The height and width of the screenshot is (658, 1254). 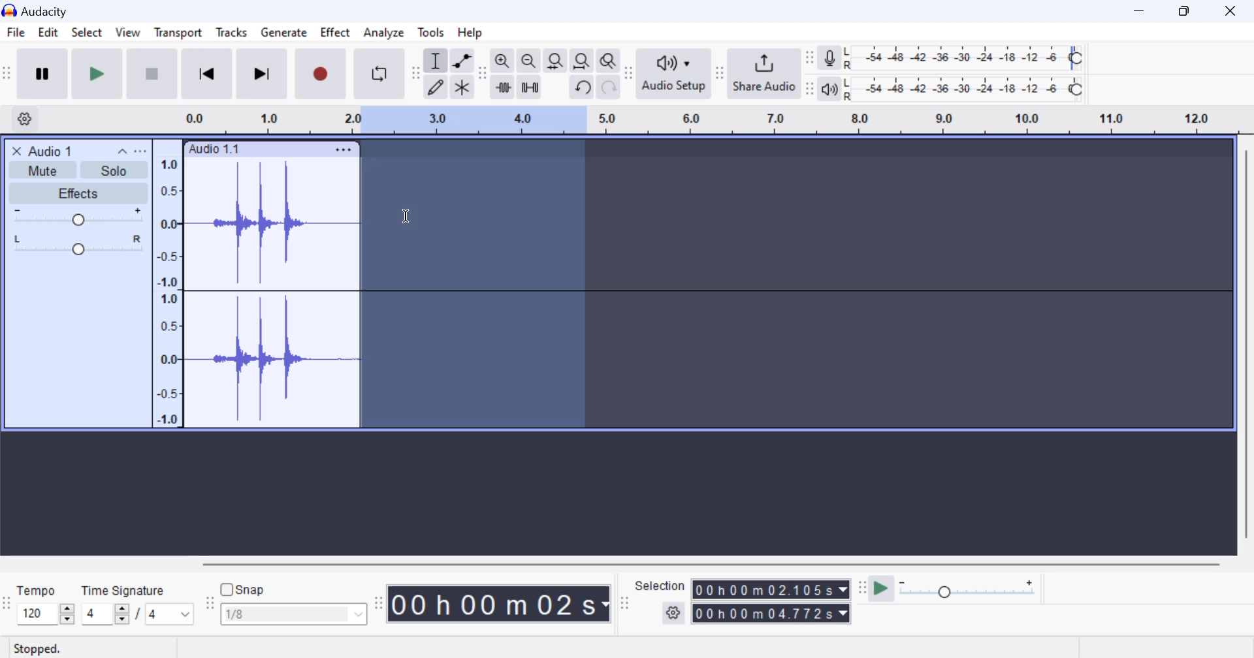 What do you see at coordinates (295, 617) in the screenshot?
I see `Snap options` at bounding box center [295, 617].